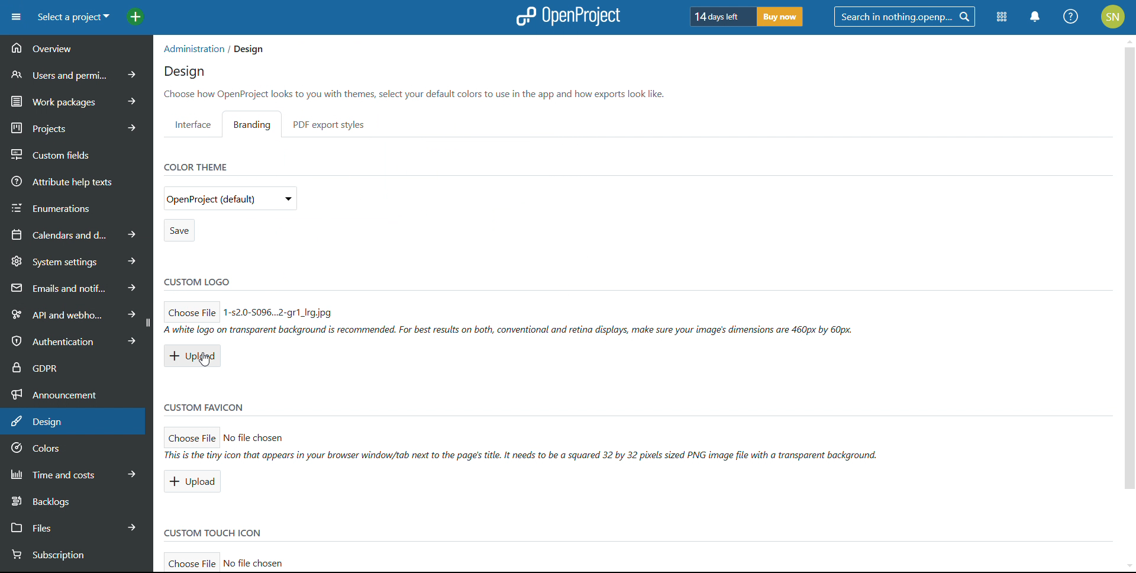  Describe the element at coordinates (68, 555) in the screenshot. I see `subsription` at that location.